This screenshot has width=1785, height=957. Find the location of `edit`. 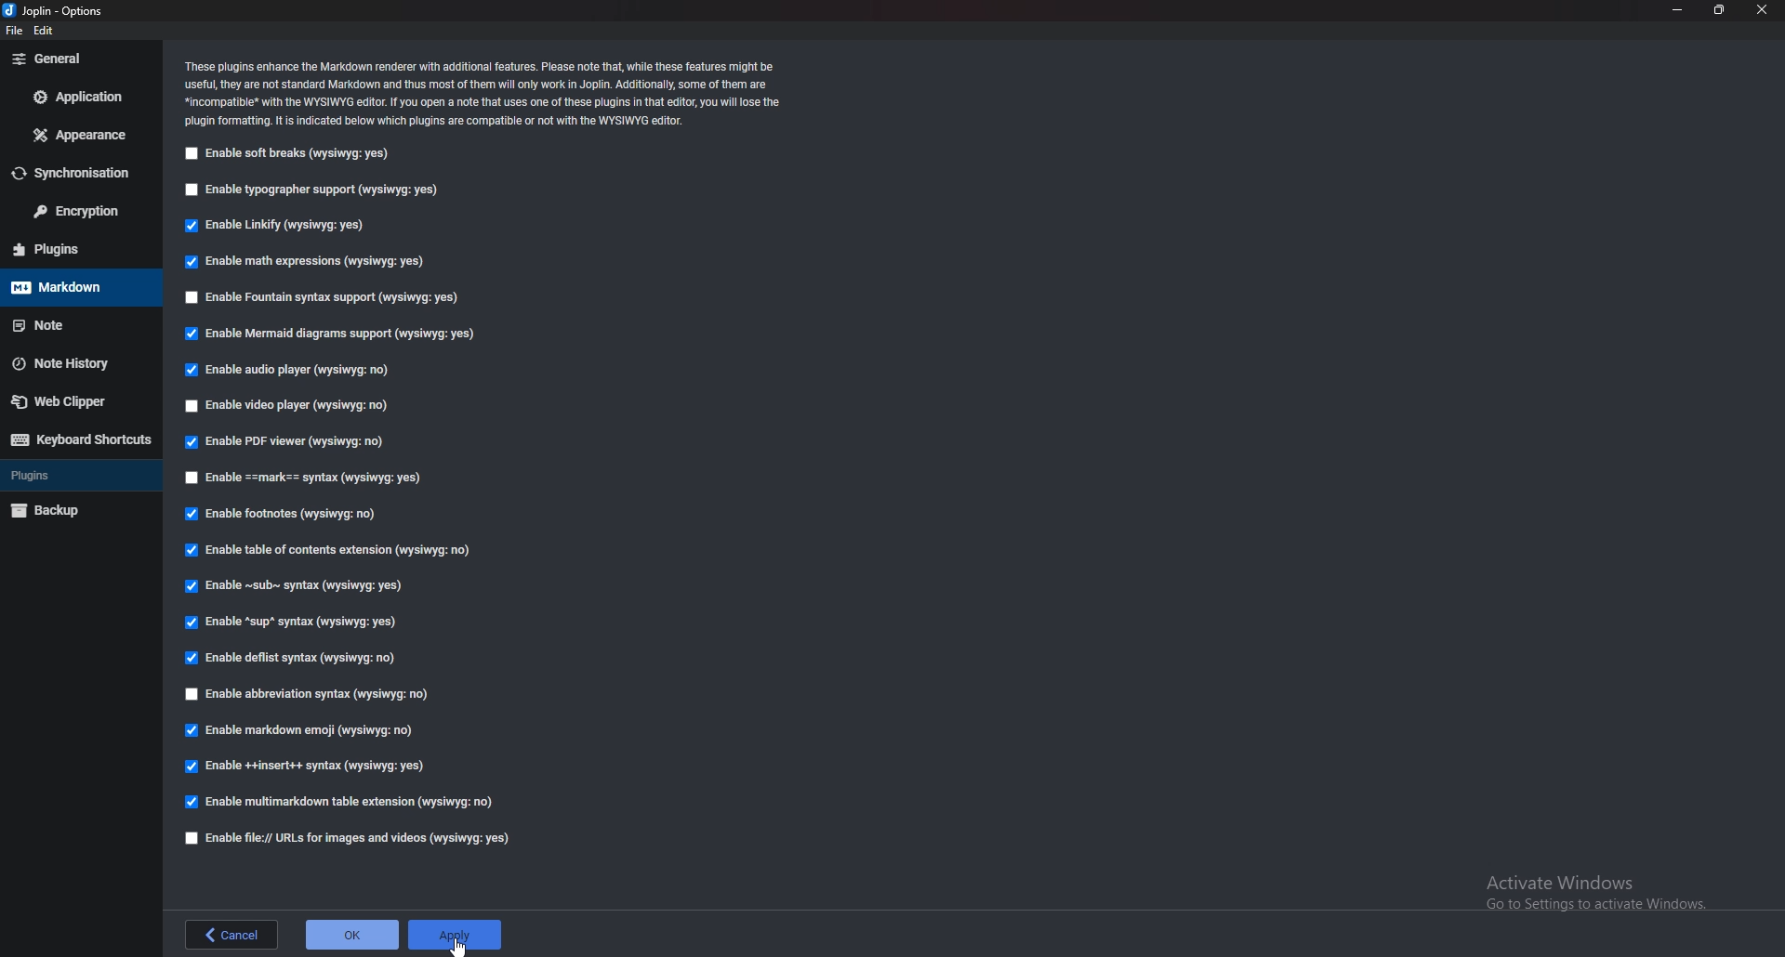

edit is located at coordinates (45, 30).